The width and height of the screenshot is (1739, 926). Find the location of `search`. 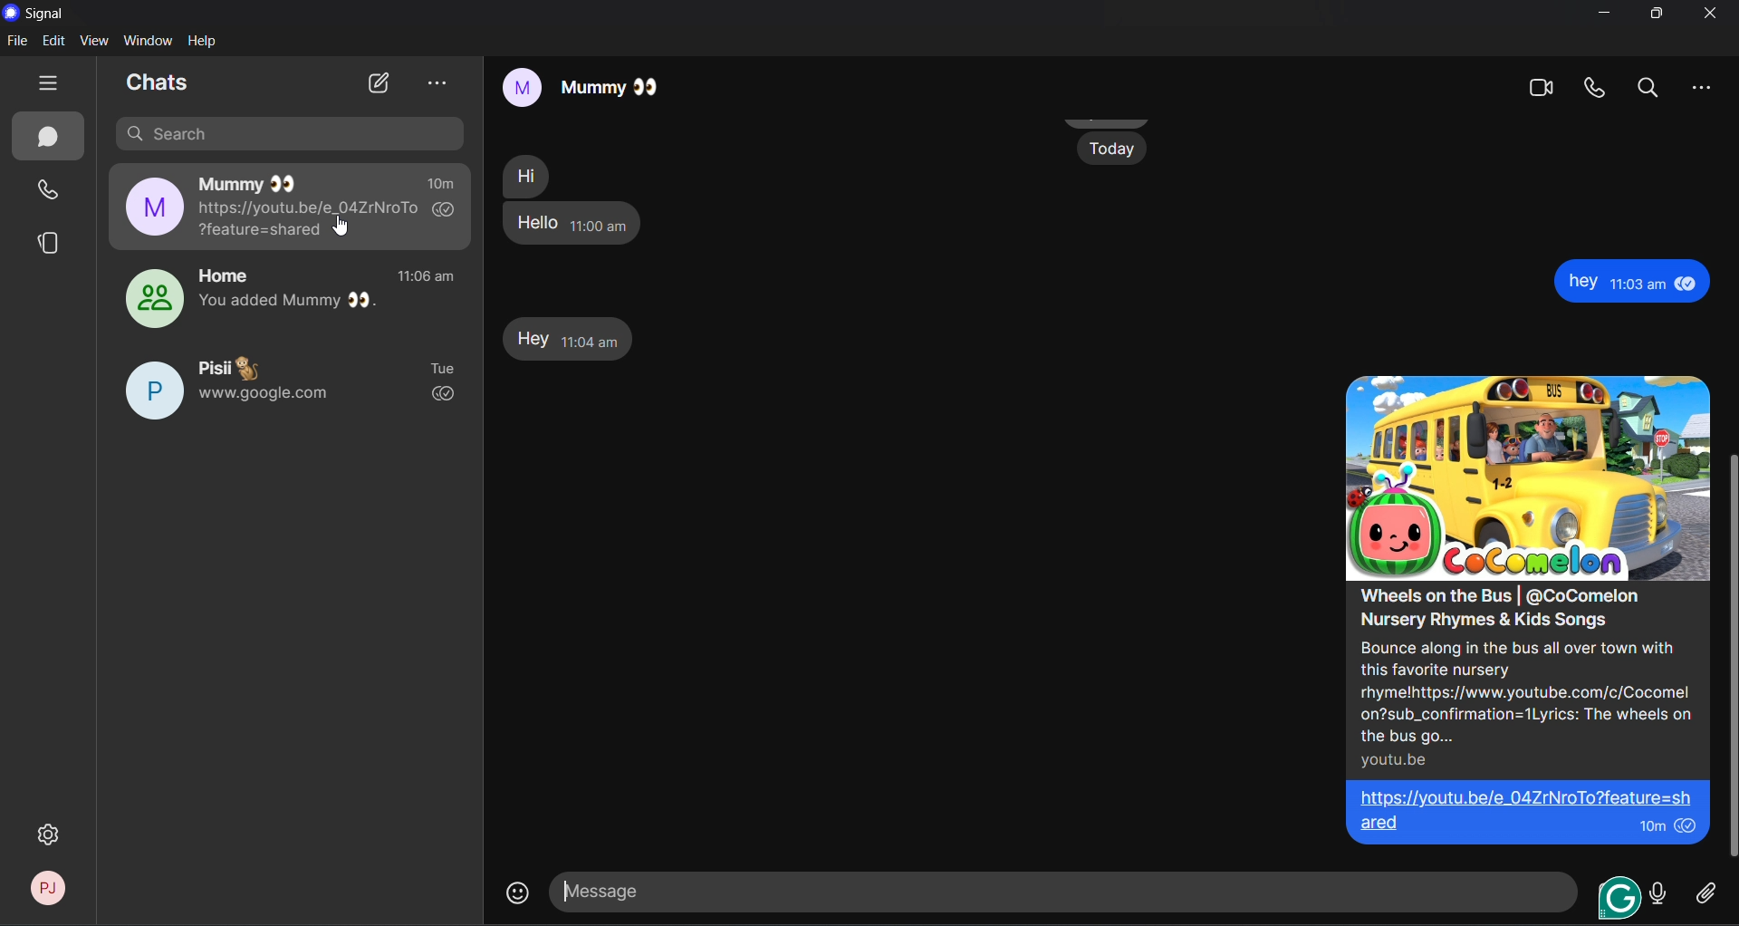

search is located at coordinates (1650, 84).